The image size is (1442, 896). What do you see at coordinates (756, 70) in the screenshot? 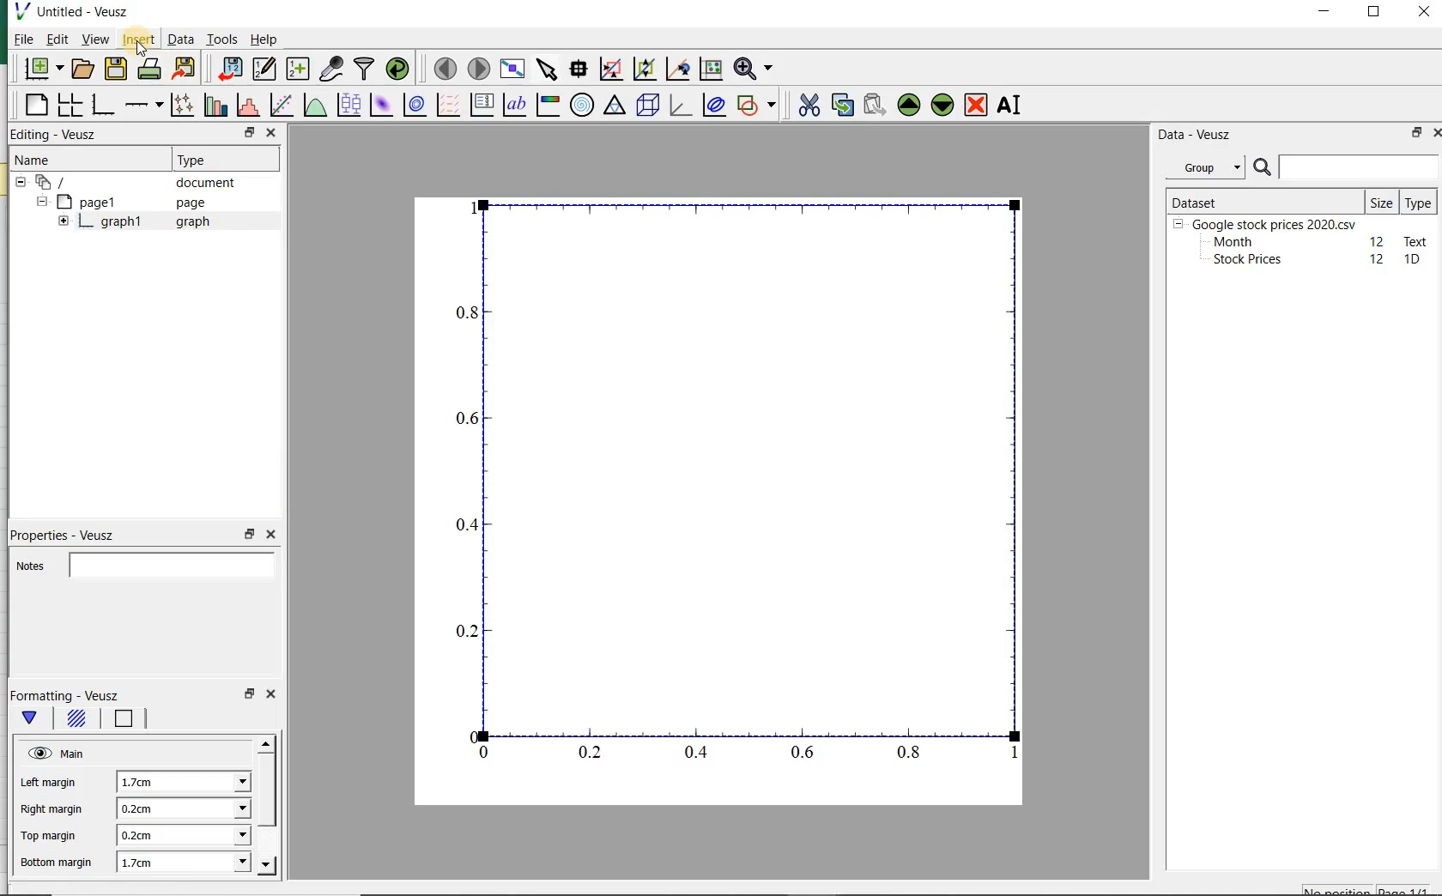
I see `zoom function menus` at bounding box center [756, 70].